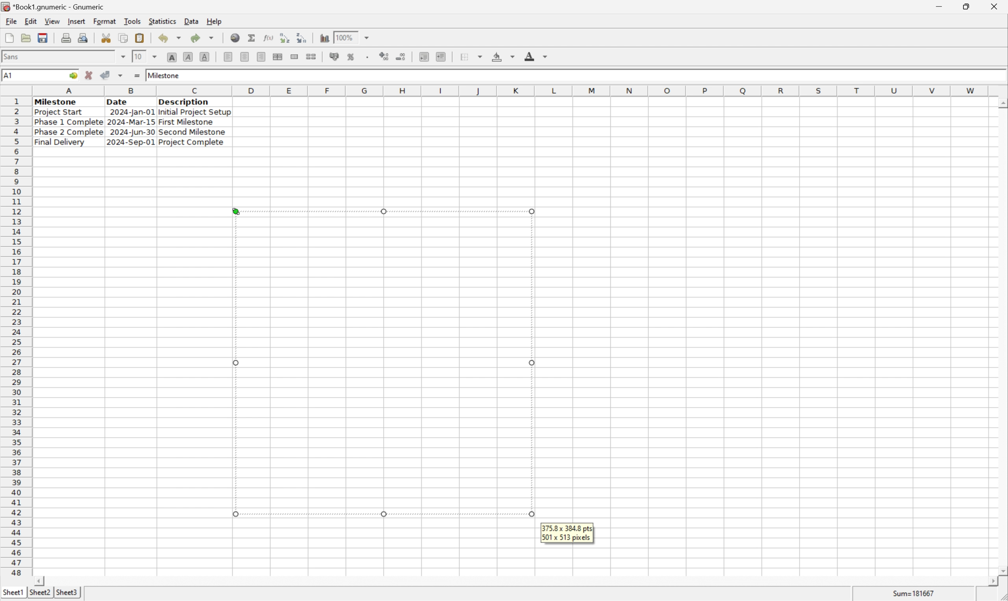 This screenshot has height=601, width=1008. I want to click on cut, so click(107, 38).